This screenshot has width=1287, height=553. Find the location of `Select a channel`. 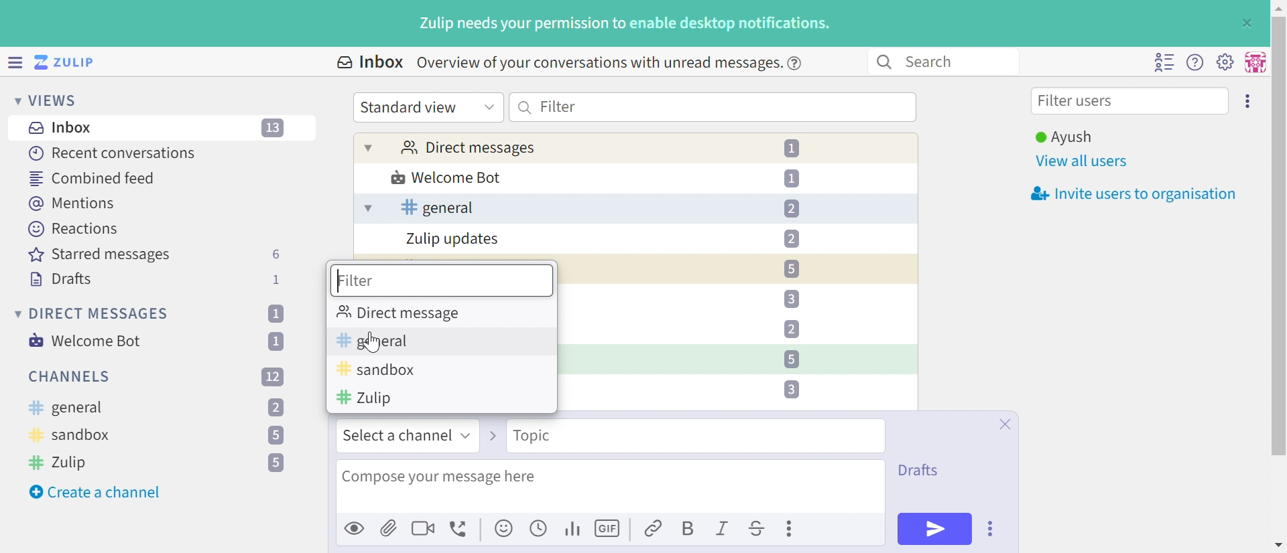

Select a channel is located at coordinates (397, 435).